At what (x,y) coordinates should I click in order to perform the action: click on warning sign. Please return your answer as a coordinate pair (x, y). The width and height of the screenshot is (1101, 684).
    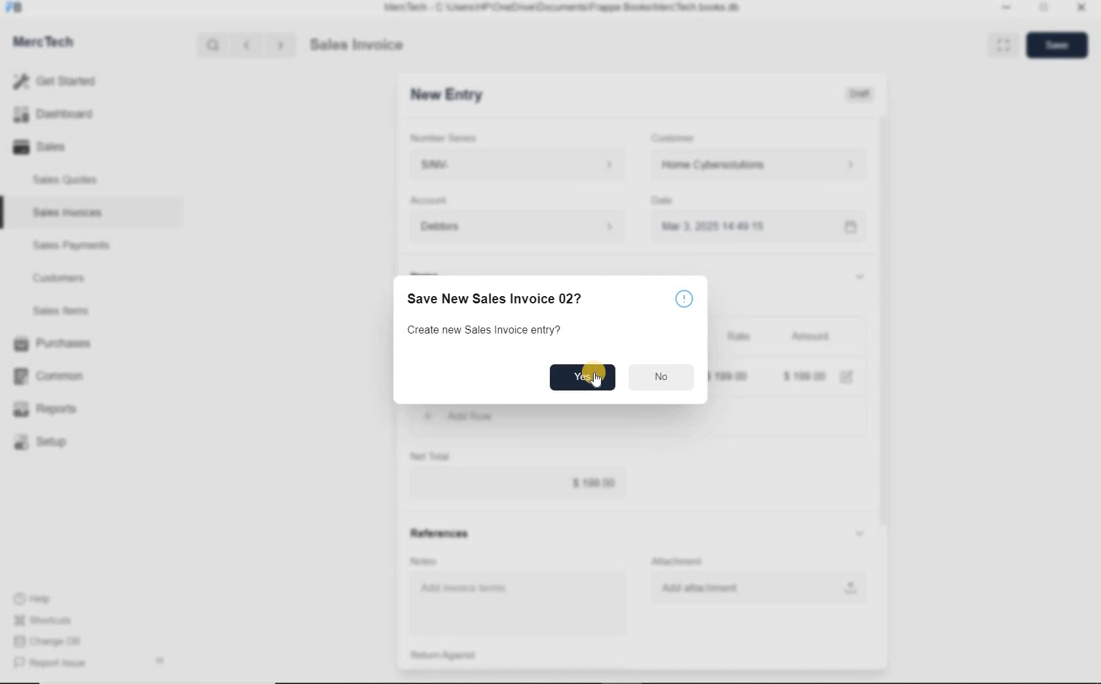
    Looking at the image, I should click on (684, 299).